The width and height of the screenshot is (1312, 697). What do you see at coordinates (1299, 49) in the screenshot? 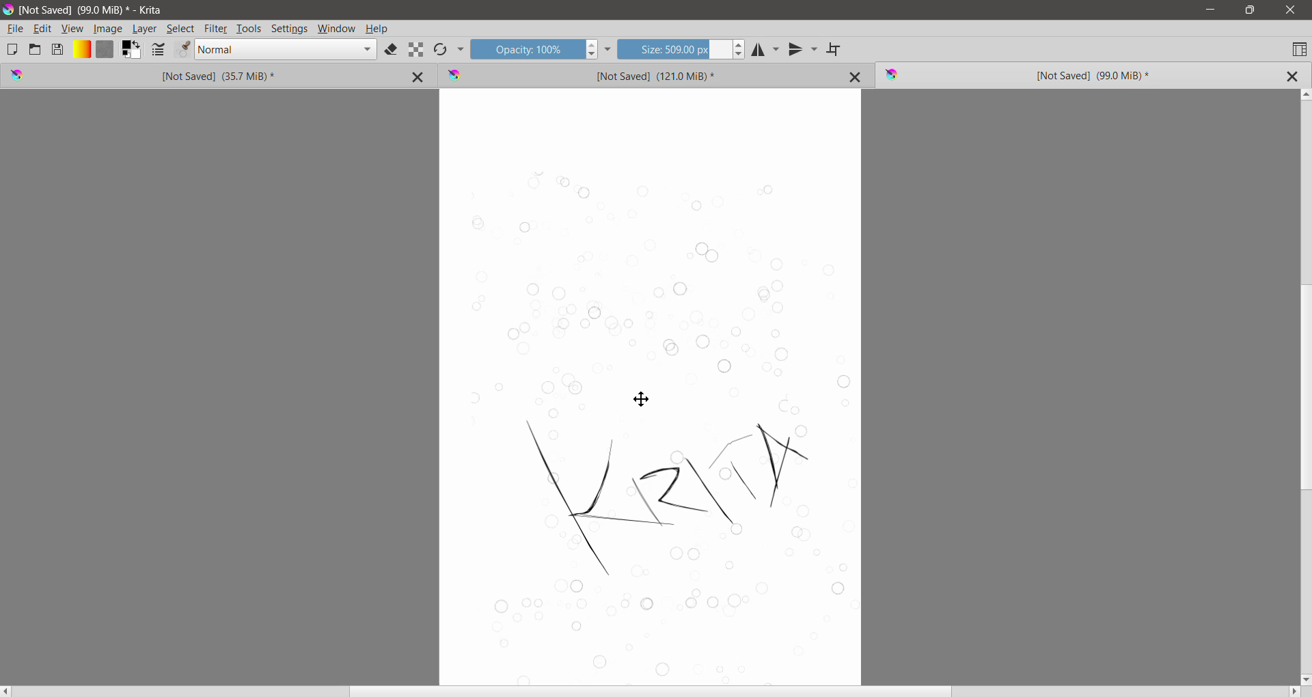
I see `Choose Workspace` at bounding box center [1299, 49].